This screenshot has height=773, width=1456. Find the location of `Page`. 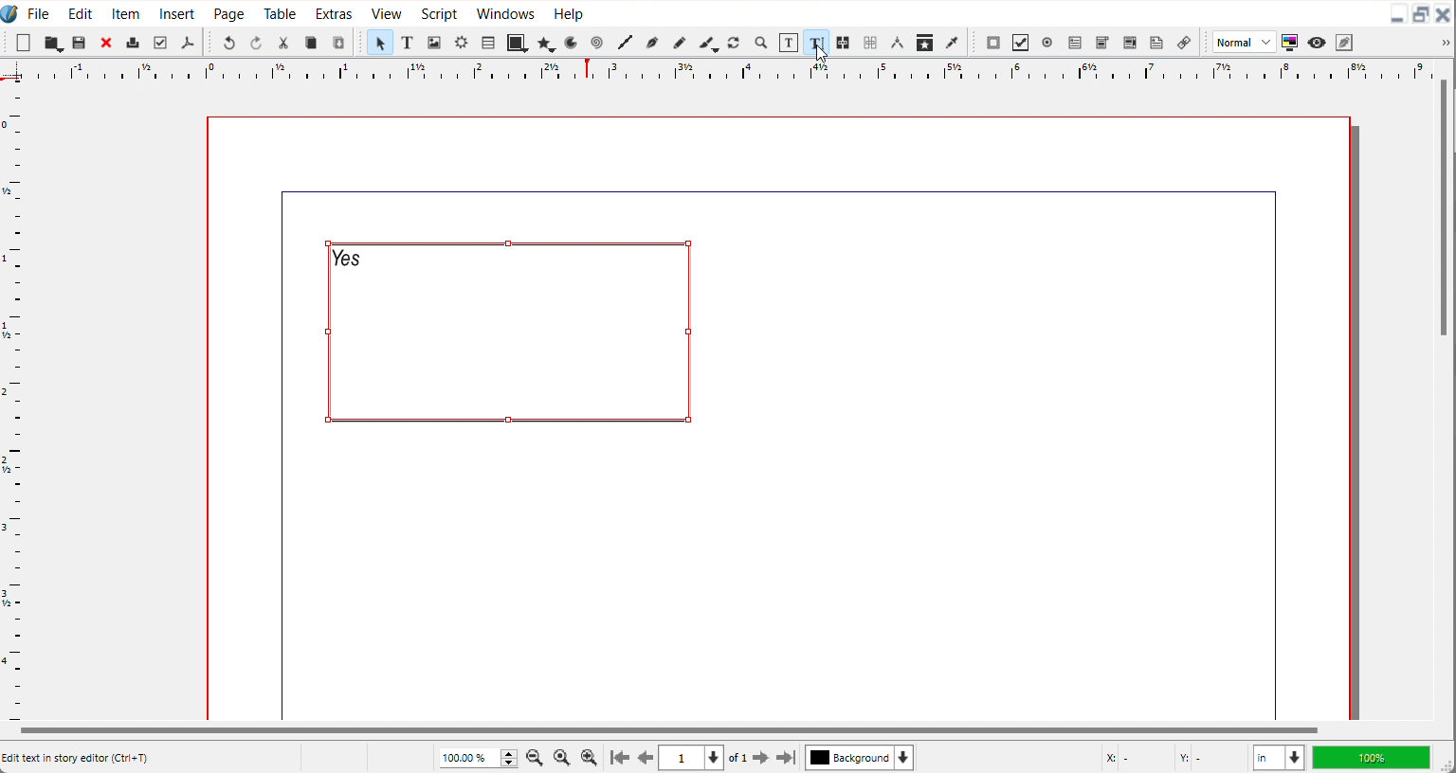

Page is located at coordinates (228, 12).